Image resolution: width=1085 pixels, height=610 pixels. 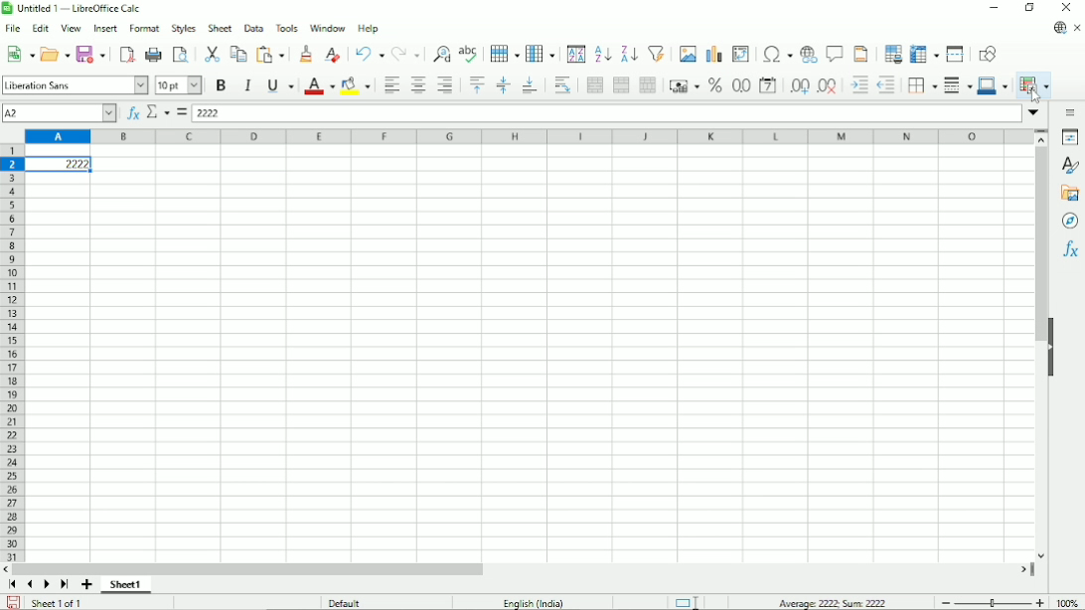 I want to click on Font size, so click(x=179, y=86).